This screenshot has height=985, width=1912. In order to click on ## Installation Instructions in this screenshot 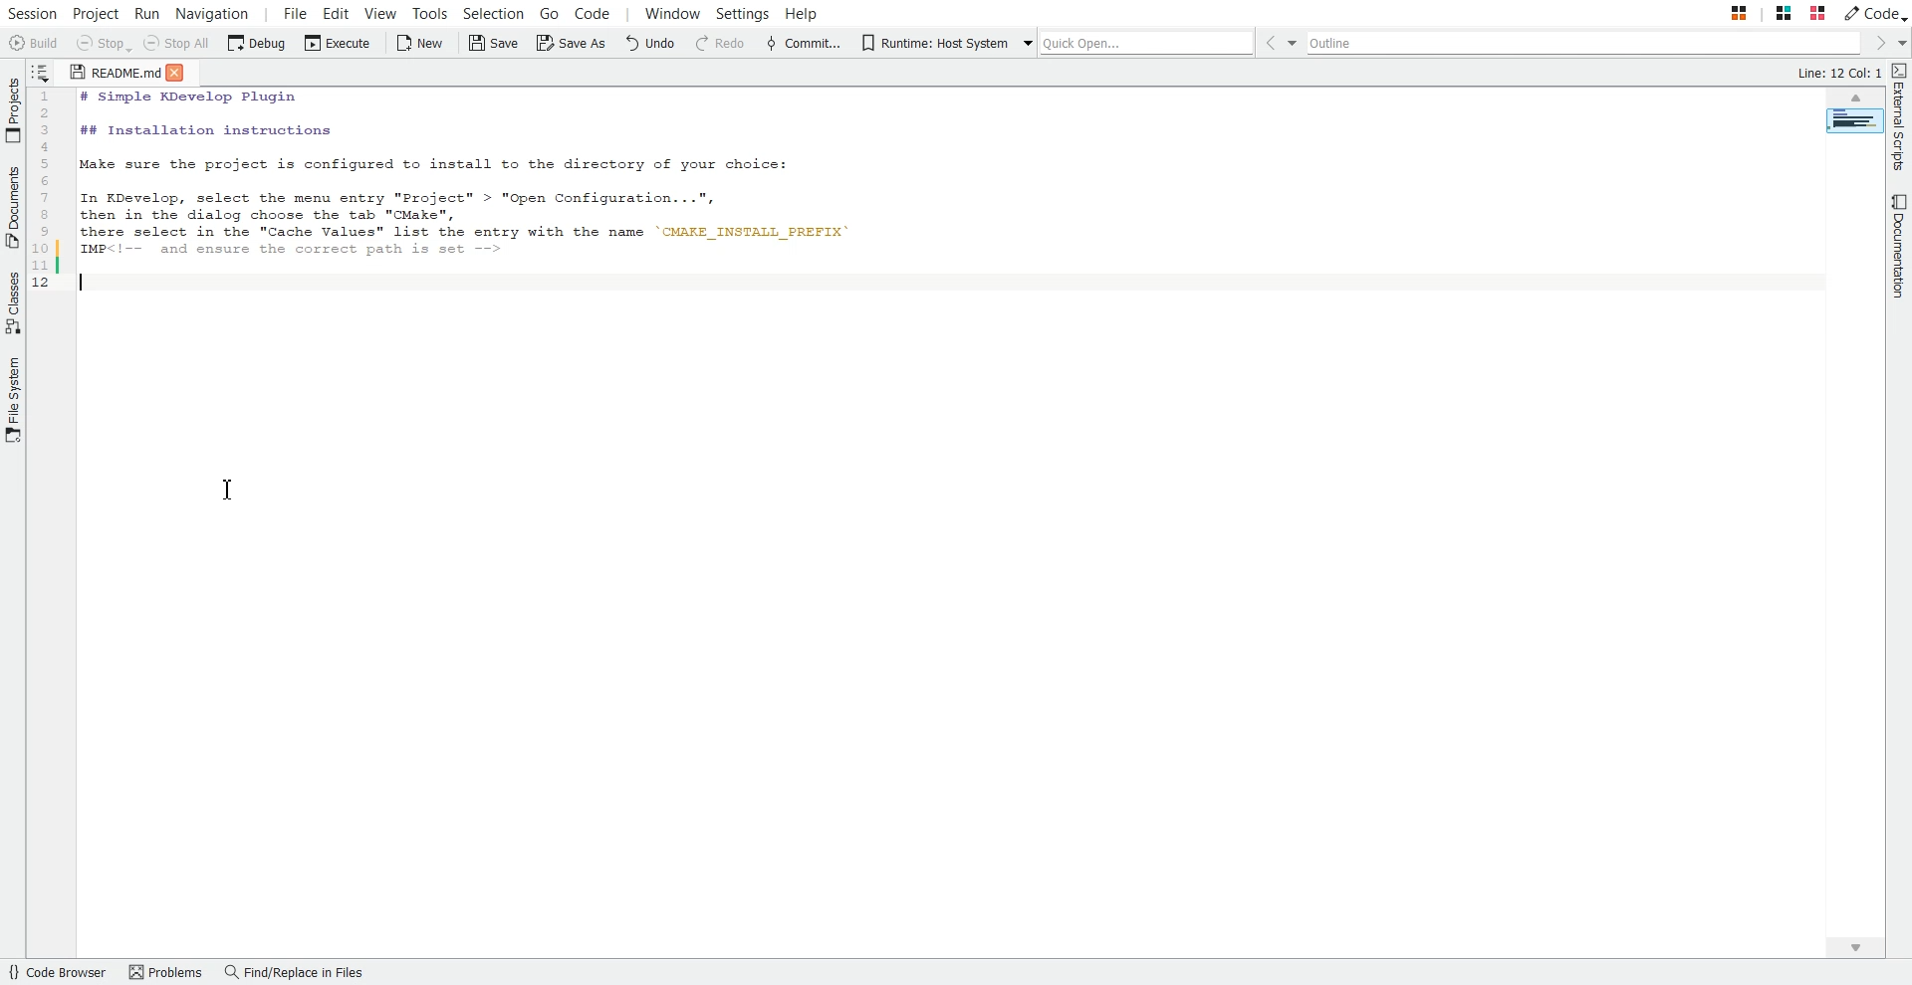, I will do `click(203, 131)`.